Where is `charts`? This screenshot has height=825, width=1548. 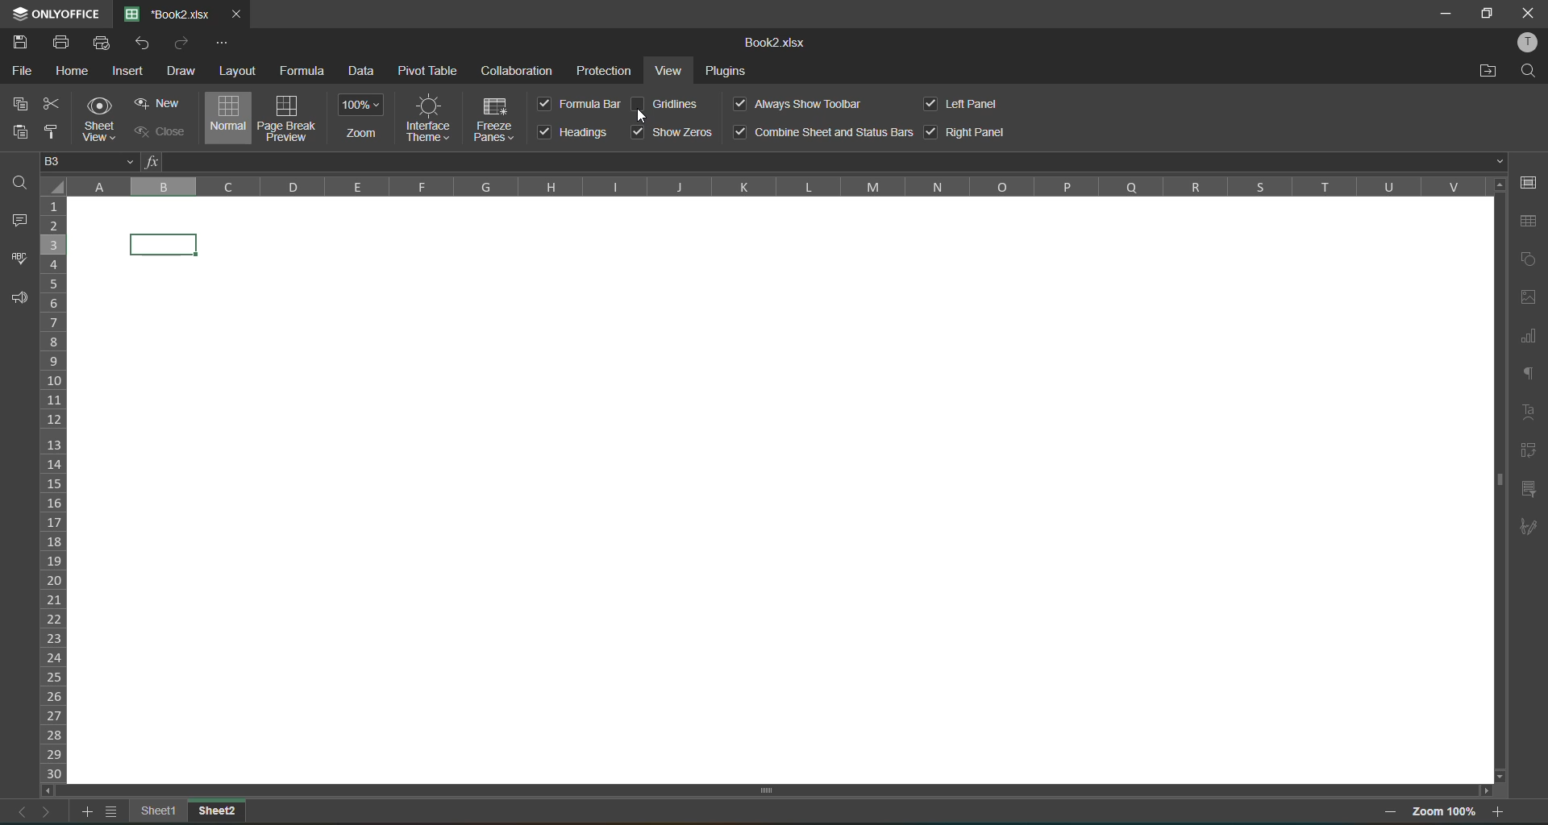
charts is located at coordinates (1527, 338).